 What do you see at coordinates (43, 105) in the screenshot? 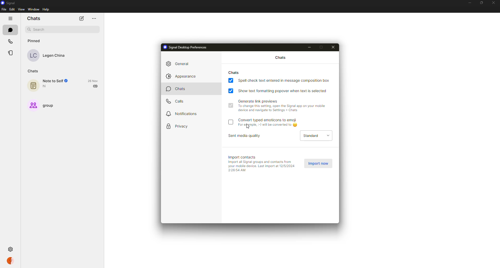
I see `group` at bounding box center [43, 105].